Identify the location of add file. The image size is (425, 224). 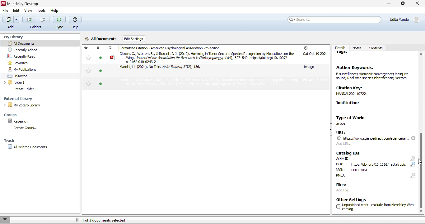
(351, 192).